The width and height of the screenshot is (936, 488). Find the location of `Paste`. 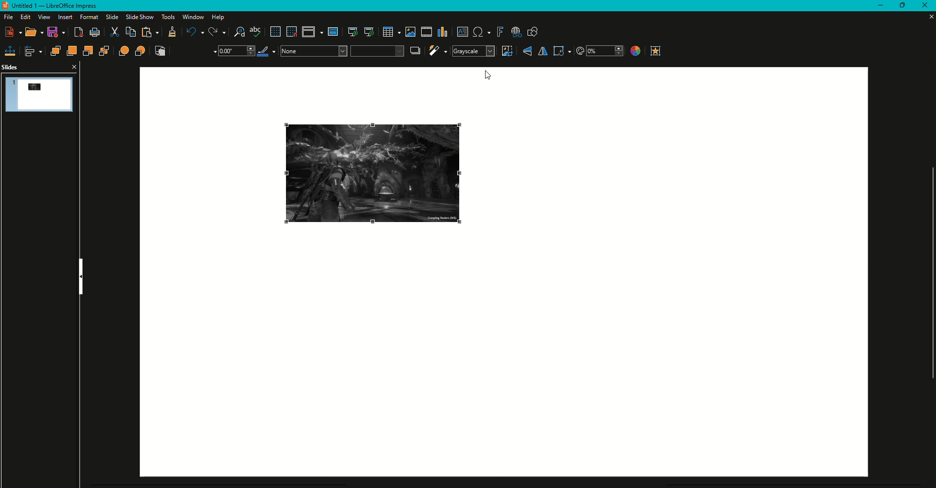

Paste is located at coordinates (151, 33).